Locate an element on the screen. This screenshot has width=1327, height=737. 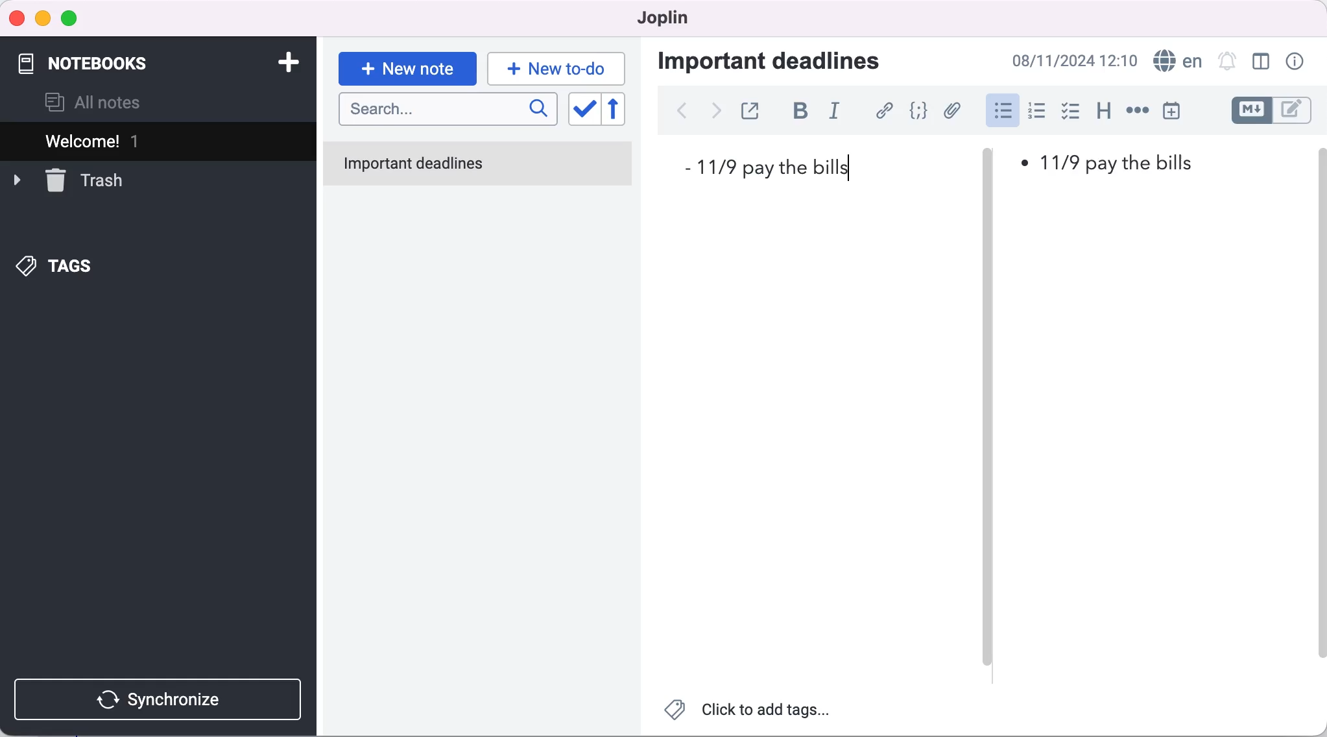
cursor is located at coordinates (1002, 112).